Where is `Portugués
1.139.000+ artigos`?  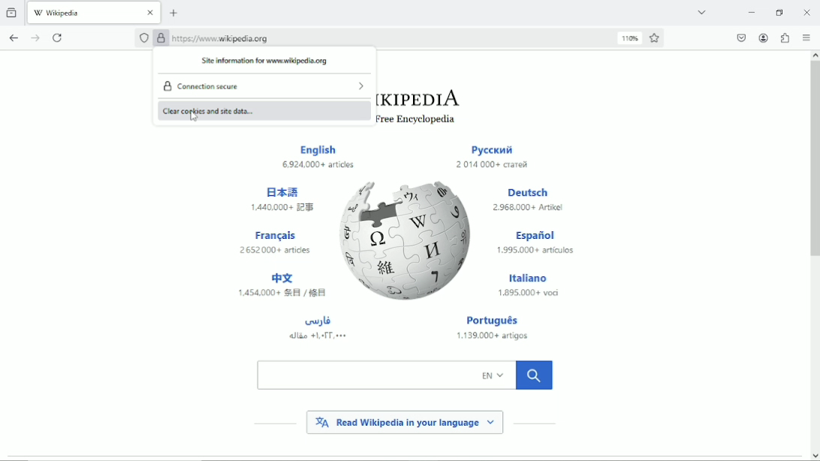 Portugués
1.139.000+ artigos is located at coordinates (498, 329).